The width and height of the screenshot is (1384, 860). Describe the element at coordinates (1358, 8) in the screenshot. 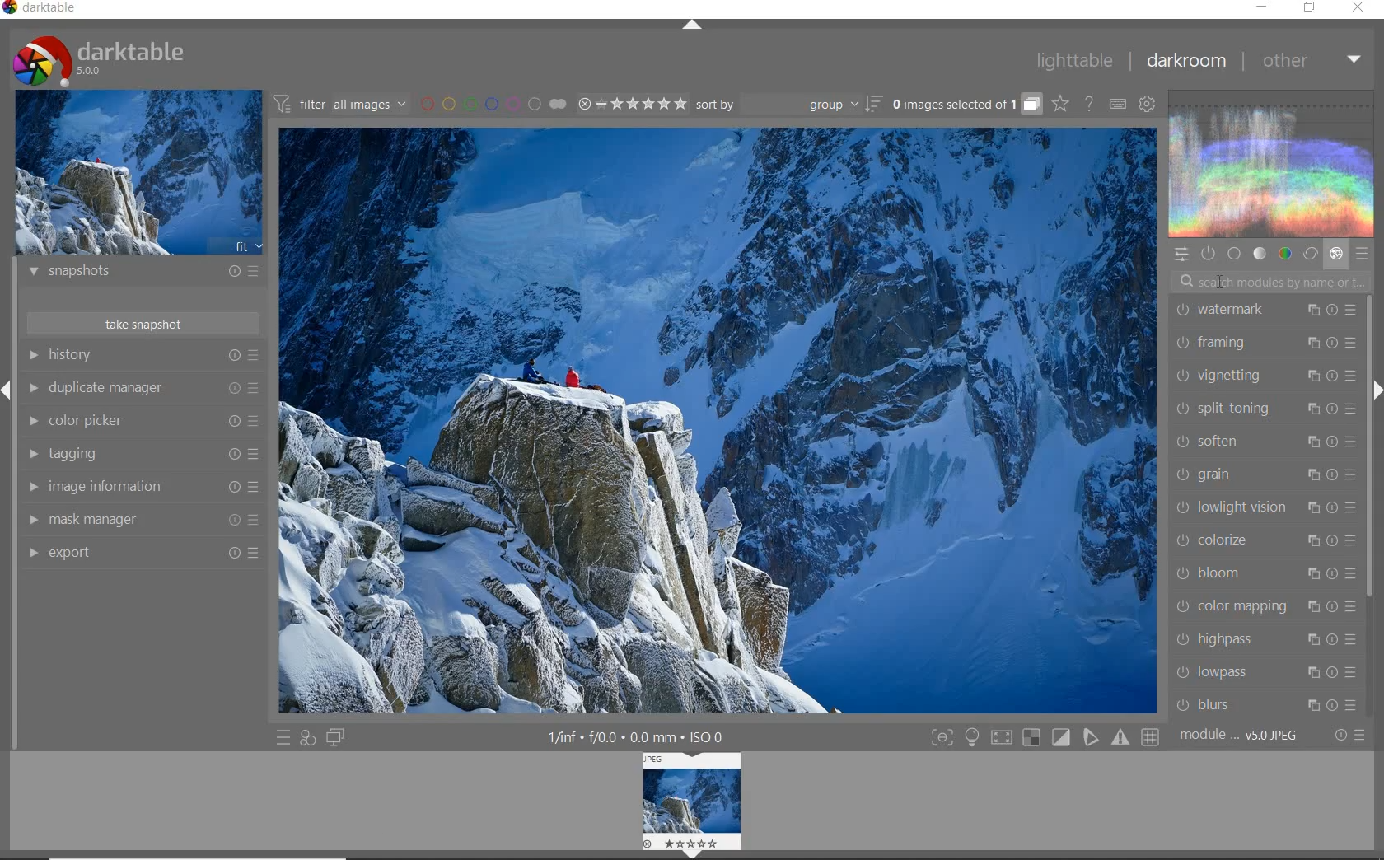

I see `close` at that location.